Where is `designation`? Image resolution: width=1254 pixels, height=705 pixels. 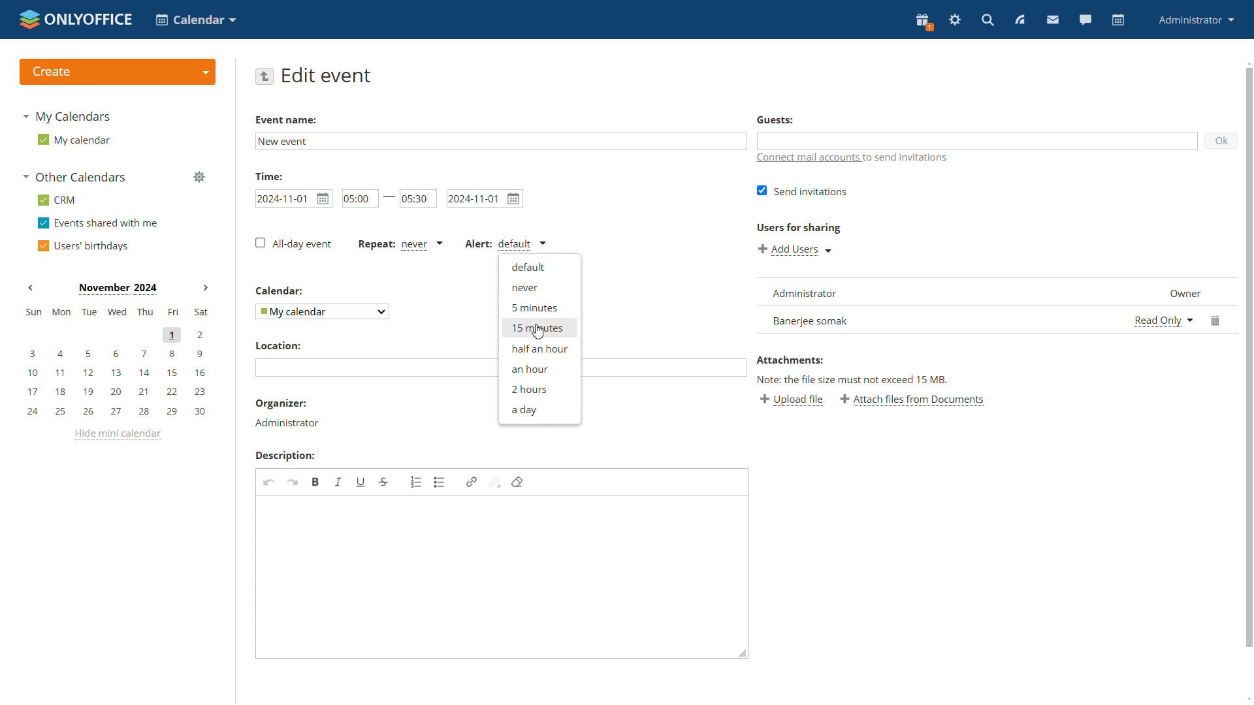 designation is located at coordinates (1179, 290).